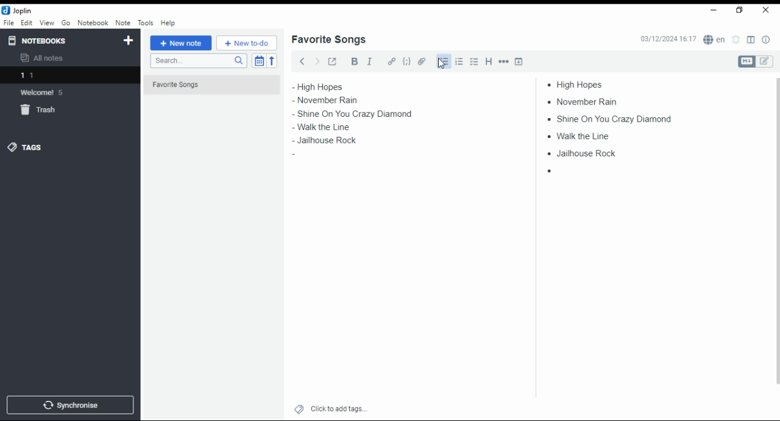 The width and height of the screenshot is (780, 421). I want to click on november rain, so click(586, 101).